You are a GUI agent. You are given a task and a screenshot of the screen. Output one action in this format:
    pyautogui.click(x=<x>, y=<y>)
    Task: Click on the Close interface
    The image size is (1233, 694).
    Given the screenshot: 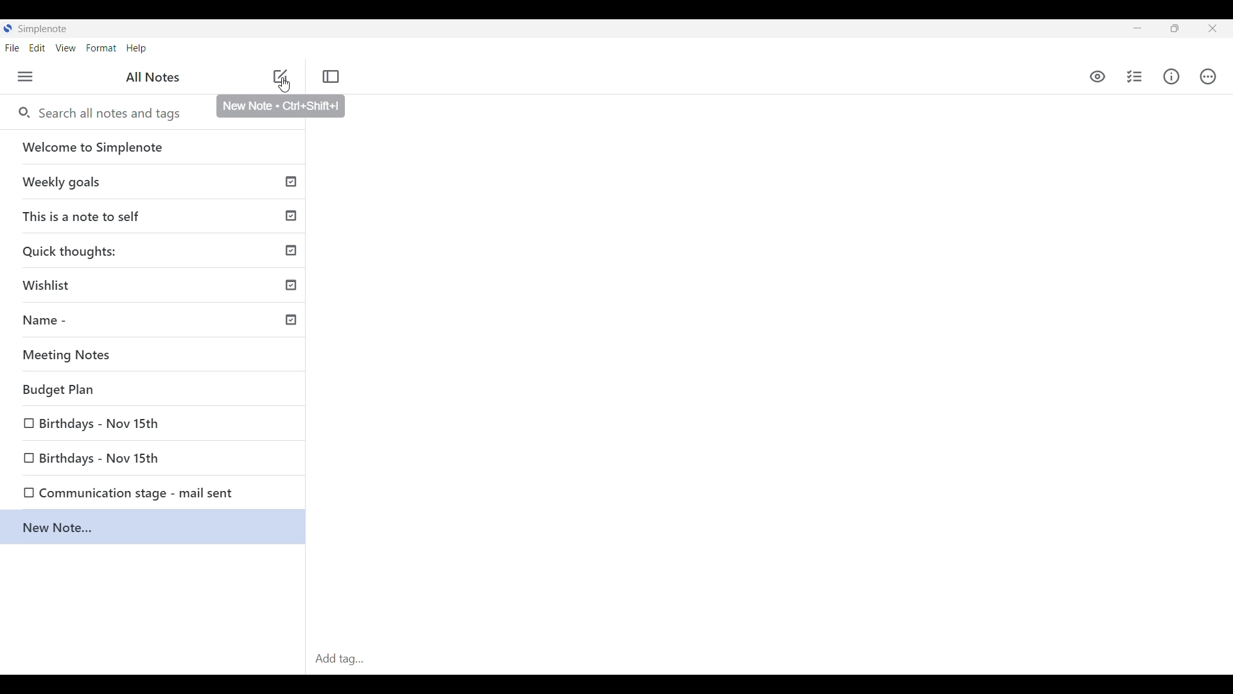 What is the action you would take?
    pyautogui.click(x=1213, y=28)
    